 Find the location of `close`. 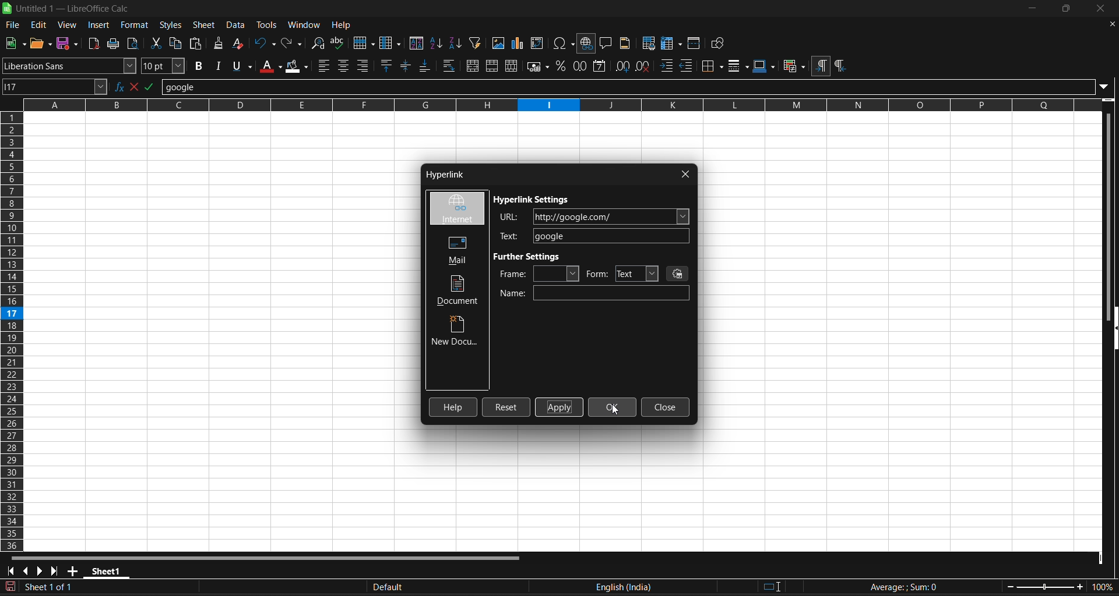

close is located at coordinates (666, 407).